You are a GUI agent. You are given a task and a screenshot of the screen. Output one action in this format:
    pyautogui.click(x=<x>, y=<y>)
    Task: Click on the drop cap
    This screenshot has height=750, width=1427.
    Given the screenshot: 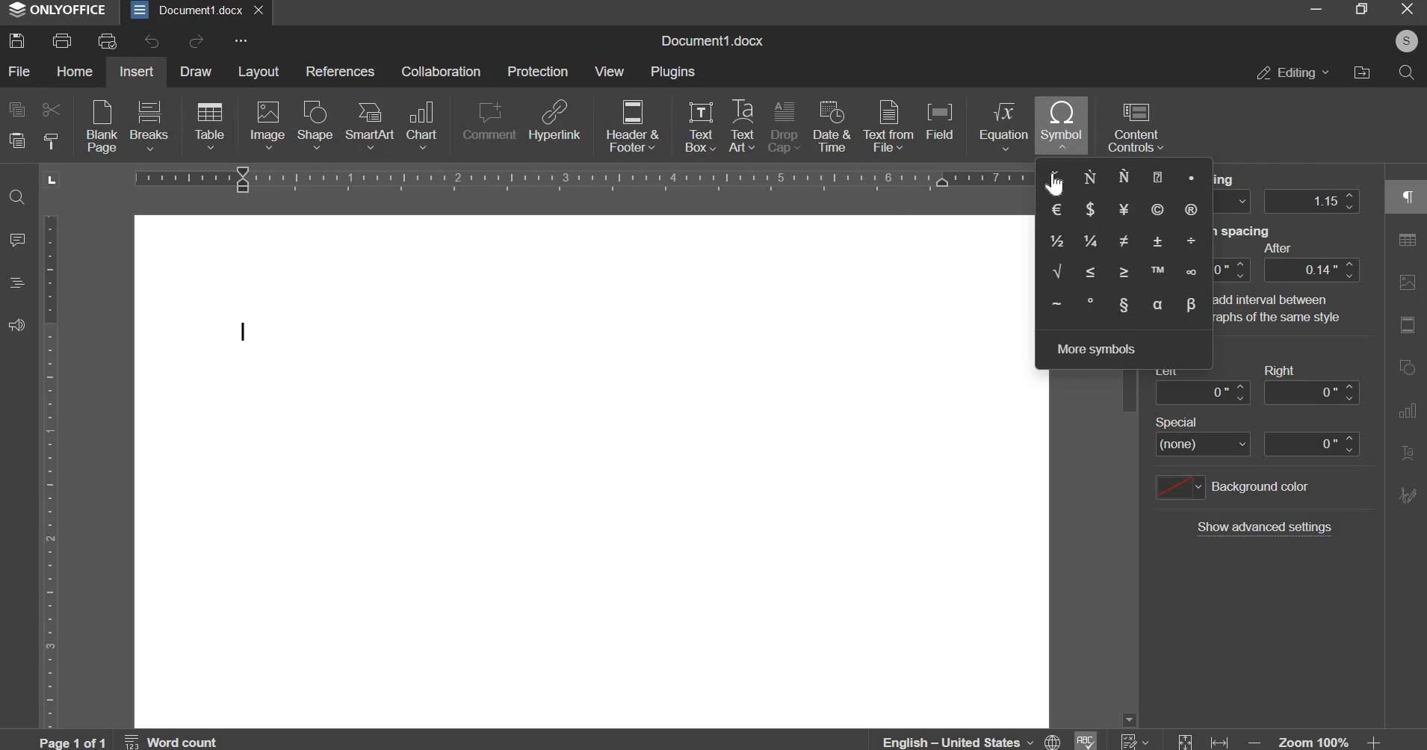 What is the action you would take?
    pyautogui.click(x=785, y=125)
    